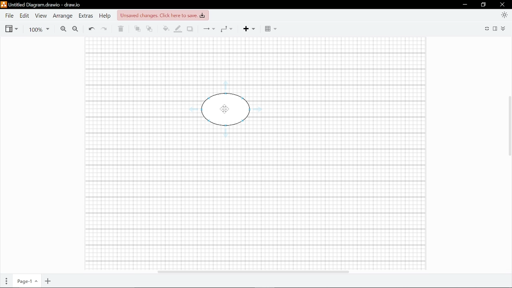 This screenshot has width=512, height=288. I want to click on Horizontal scrollbar, so click(252, 270).